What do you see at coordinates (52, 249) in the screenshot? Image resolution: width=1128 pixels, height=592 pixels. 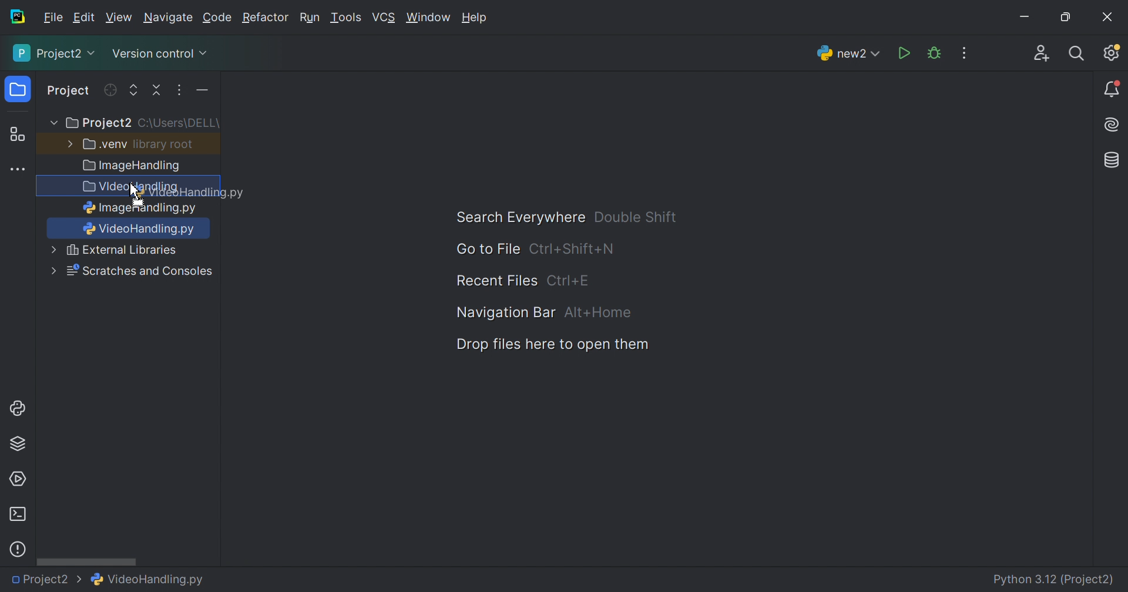 I see `More` at bounding box center [52, 249].